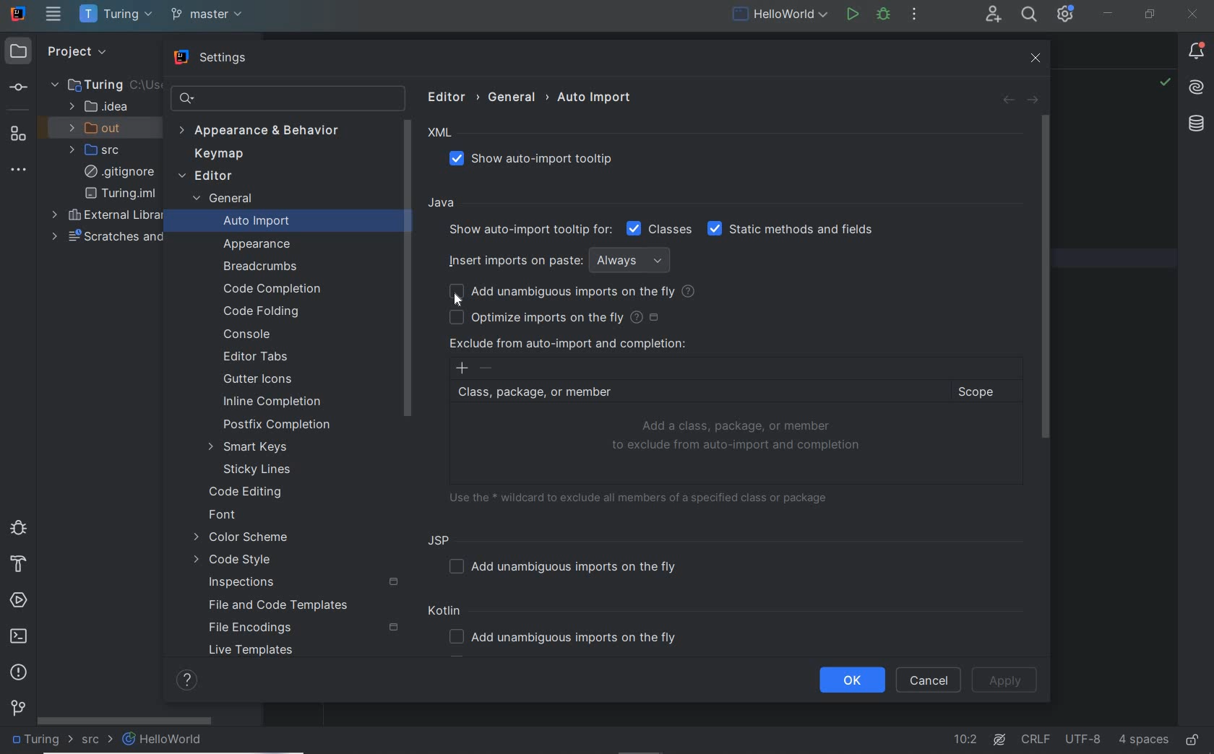  What do you see at coordinates (302, 628) in the screenshot?
I see `FILE ENCODING` at bounding box center [302, 628].